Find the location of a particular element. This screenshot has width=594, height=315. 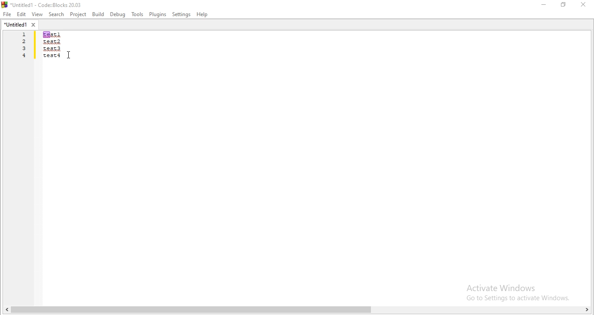

Cursor is located at coordinates (70, 55).